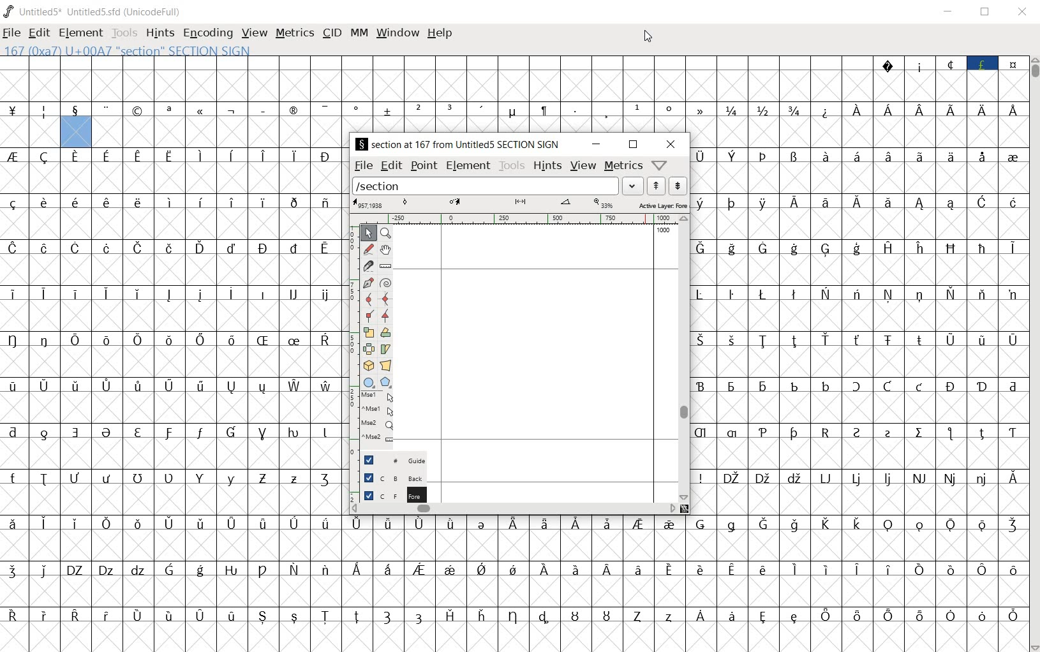 This screenshot has width=1040, height=652. What do you see at coordinates (363, 165) in the screenshot?
I see `file` at bounding box center [363, 165].